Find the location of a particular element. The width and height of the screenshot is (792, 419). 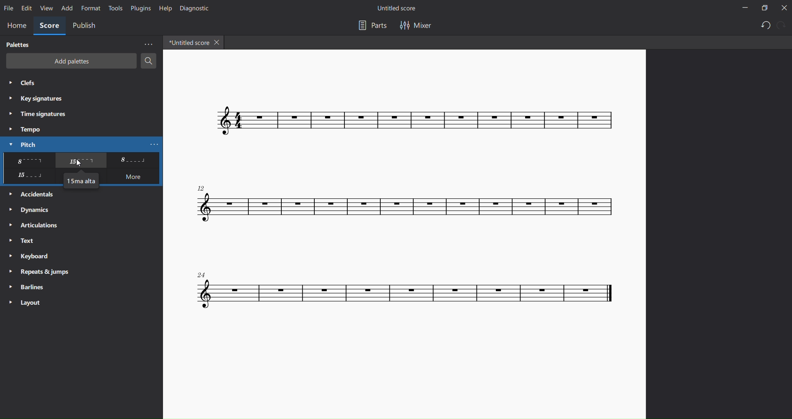

add is located at coordinates (65, 8).